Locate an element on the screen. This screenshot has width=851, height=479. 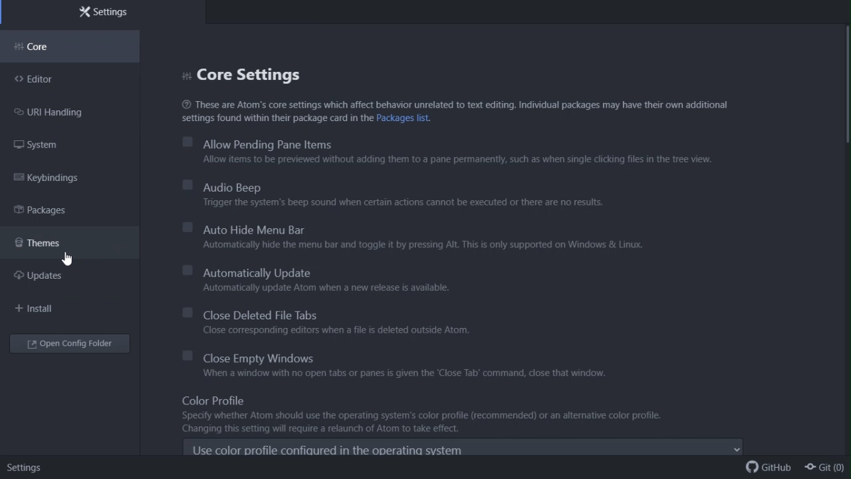
hyperlink is located at coordinates (404, 118).